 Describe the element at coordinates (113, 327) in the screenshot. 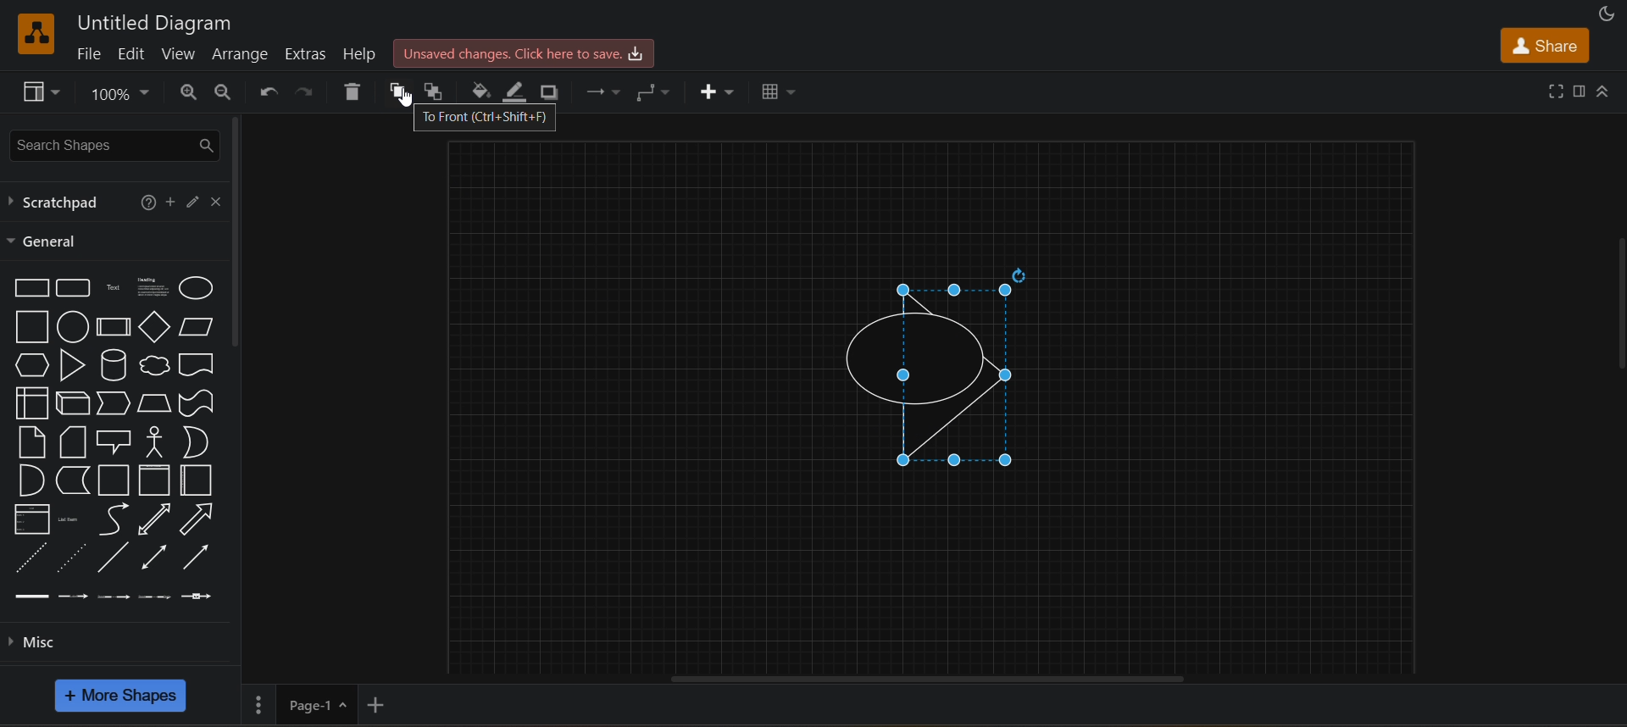

I see `process` at that location.